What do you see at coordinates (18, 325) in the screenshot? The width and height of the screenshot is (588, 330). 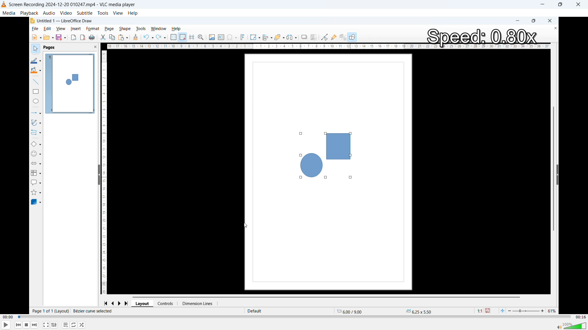 I see `Backward or previous media ` at bounding box center [18, 325].